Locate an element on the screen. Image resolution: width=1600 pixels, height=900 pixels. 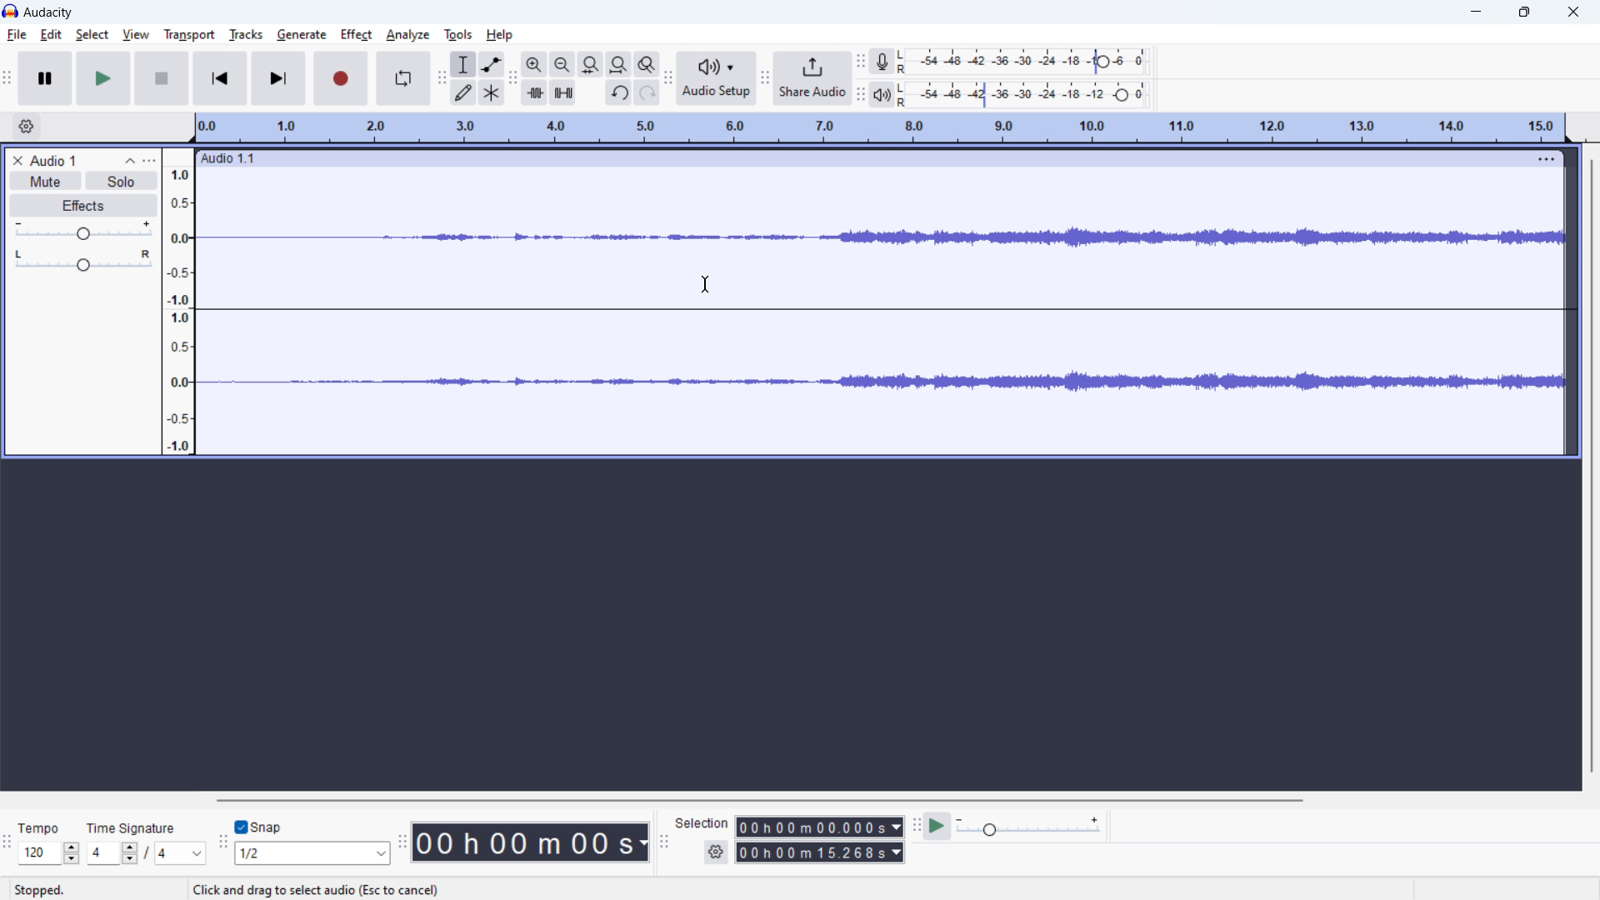
time toolbar is located at coordinates (405, 849).